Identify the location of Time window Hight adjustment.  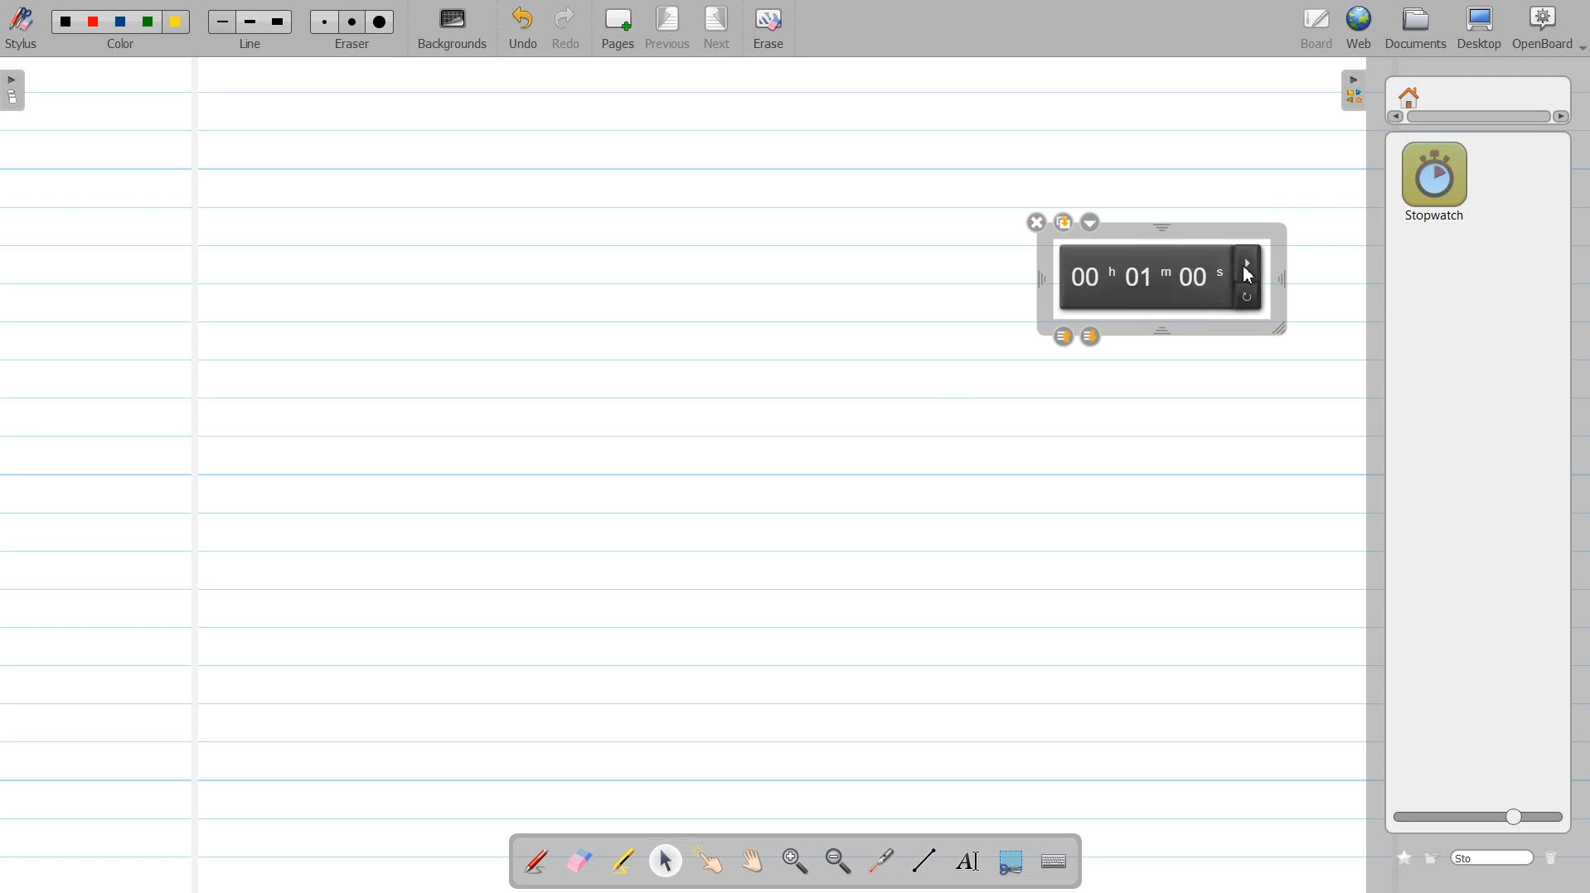
(1164, 331).